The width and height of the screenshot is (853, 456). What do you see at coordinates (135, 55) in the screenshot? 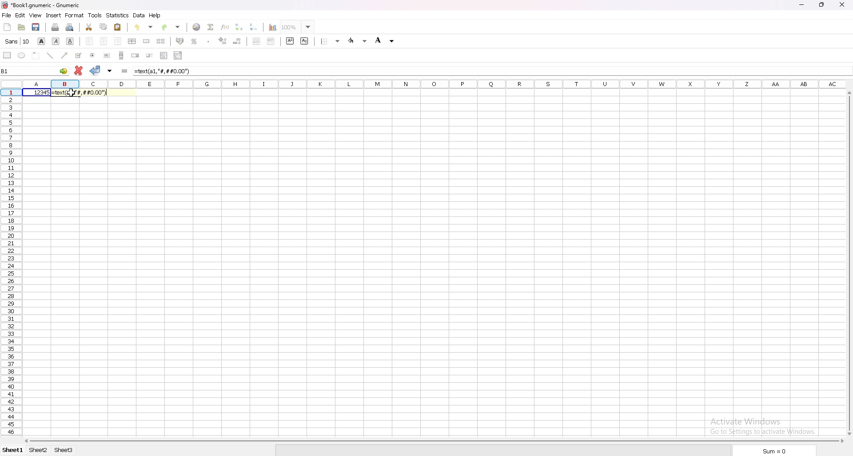
I see `spin button` at bounding box center [135, 55].